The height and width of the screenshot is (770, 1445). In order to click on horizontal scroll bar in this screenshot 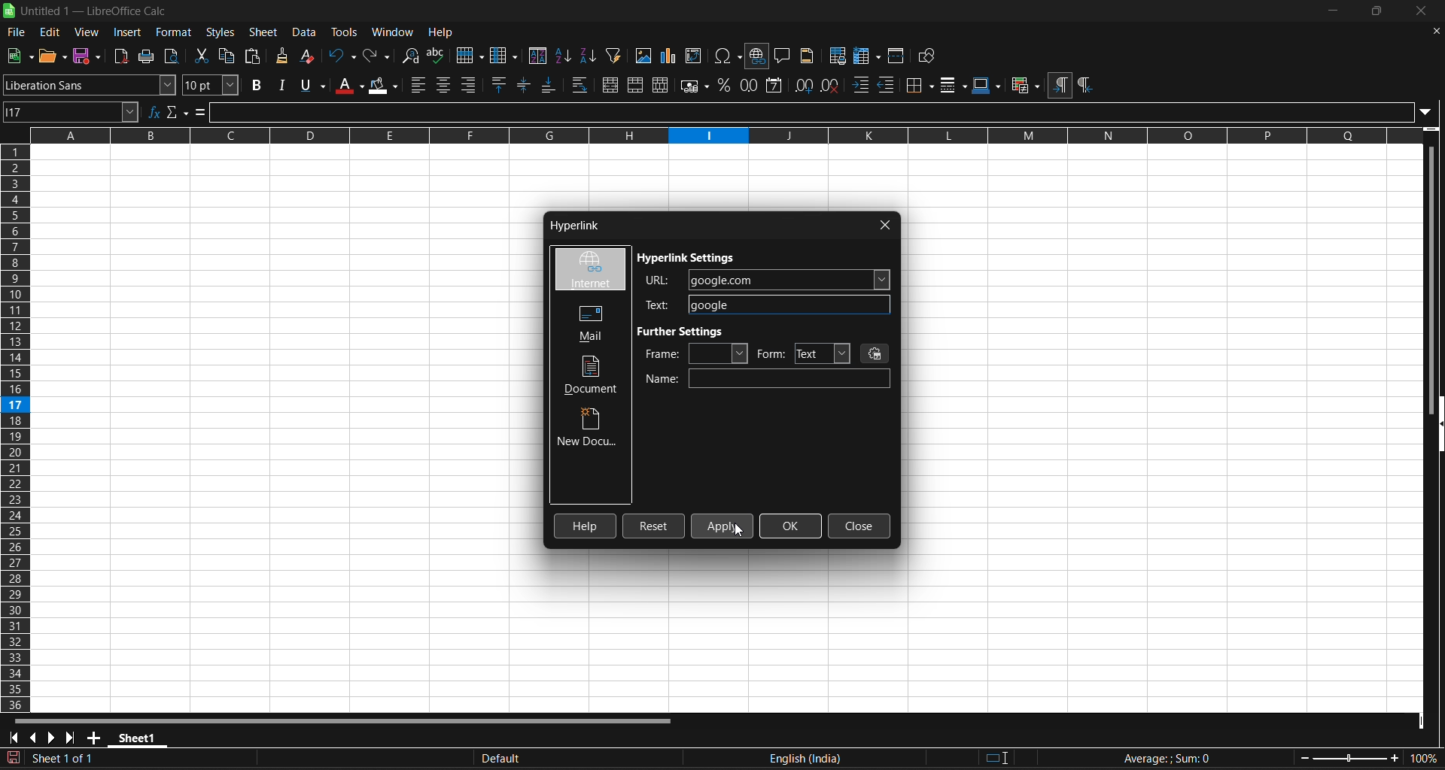, I will do `click(354, 720)`.